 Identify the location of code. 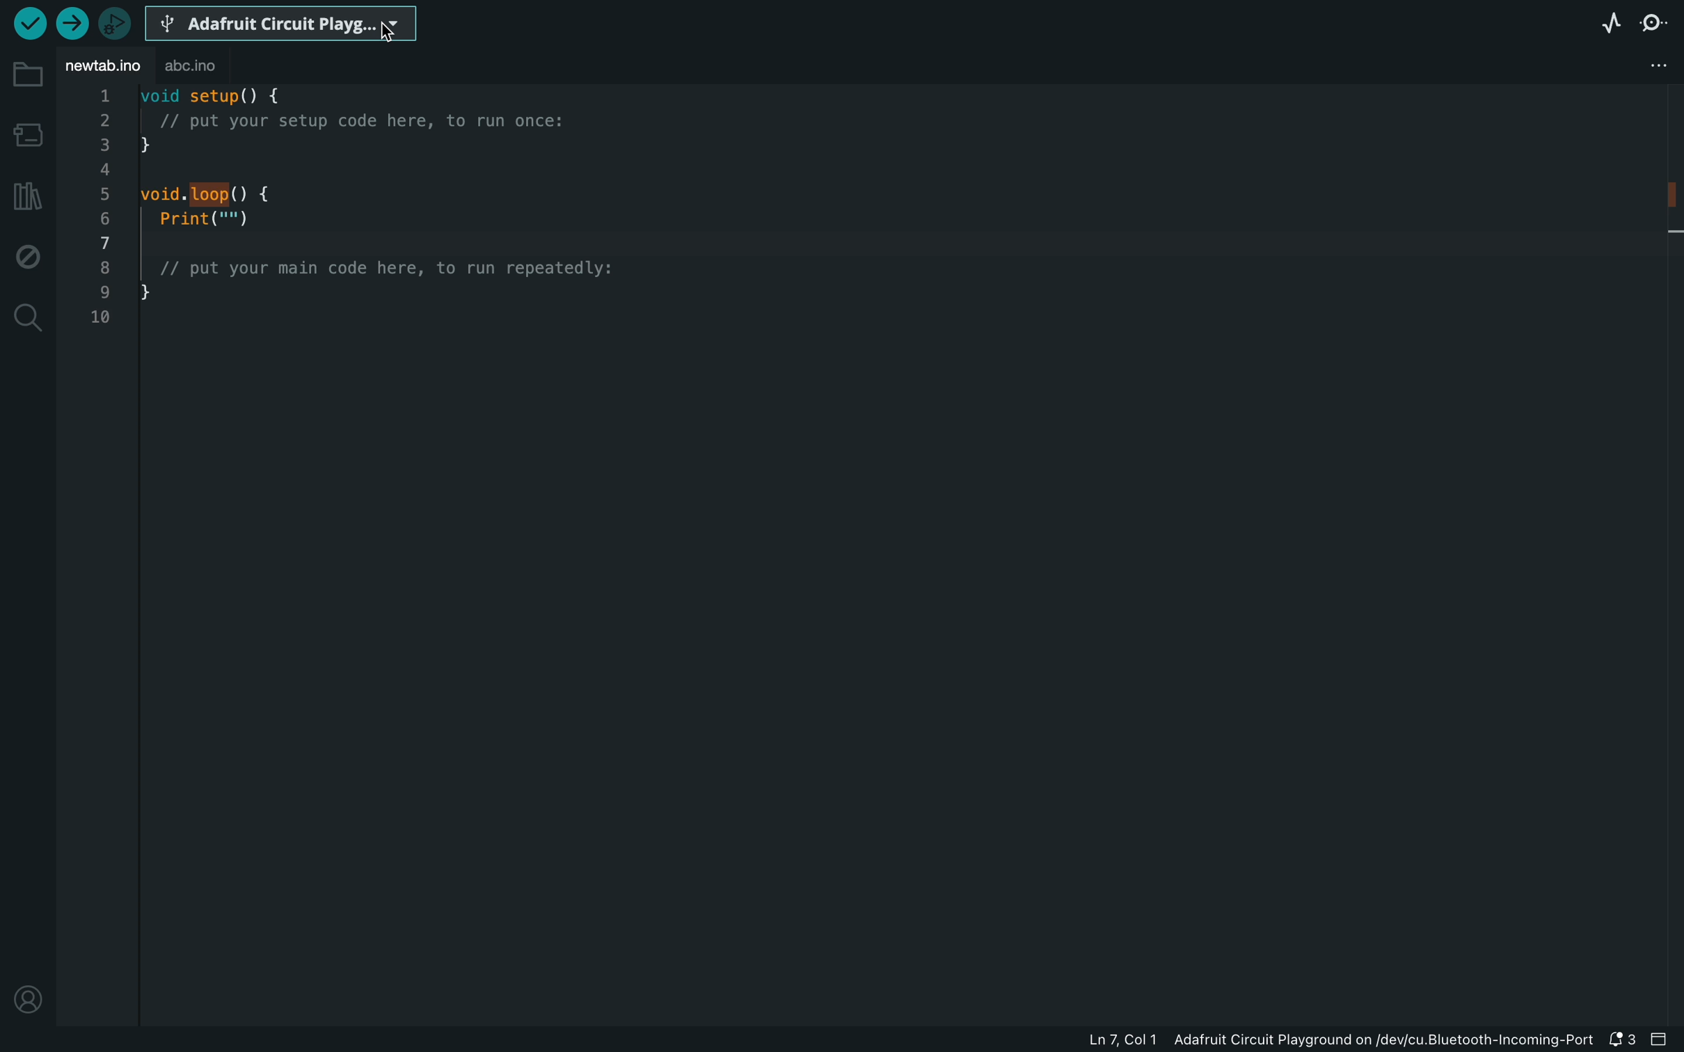
(376, 214).